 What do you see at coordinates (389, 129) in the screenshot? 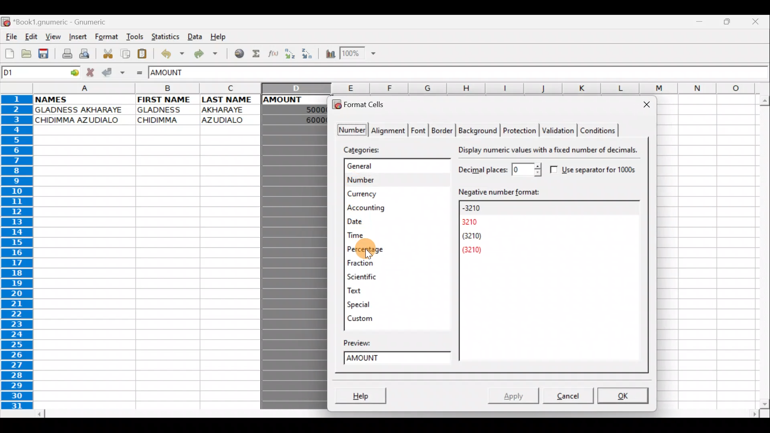
I see `Alignment` at bounding box center [389, 129].